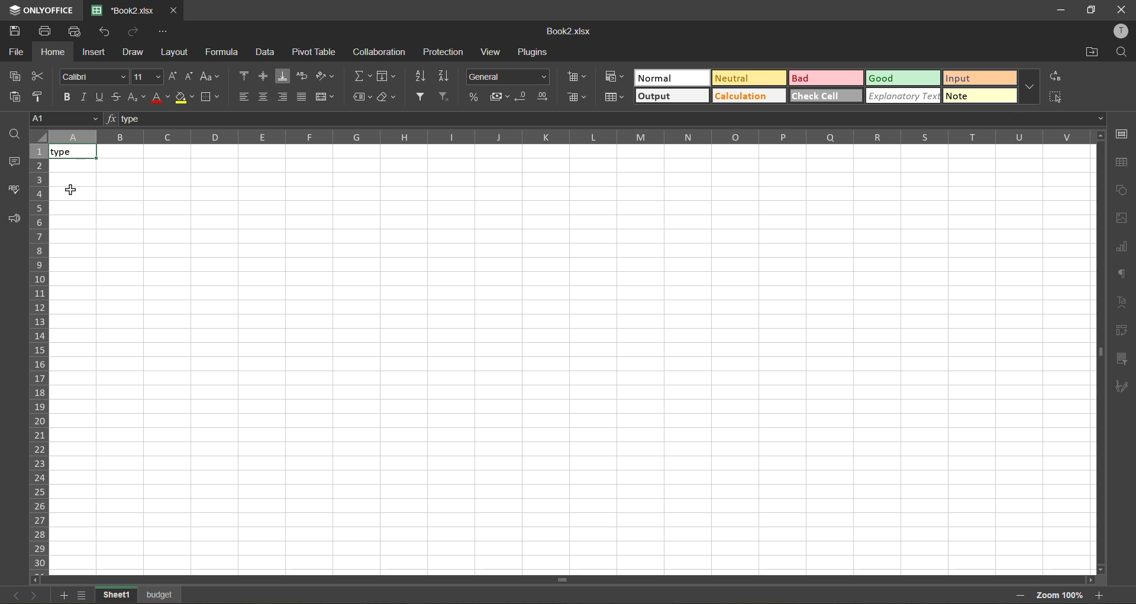 The height and width of the screenshot is (604, 1136). Describe the element at coordinates (1119, 33) in the screenshot. I see `profile` at that location.